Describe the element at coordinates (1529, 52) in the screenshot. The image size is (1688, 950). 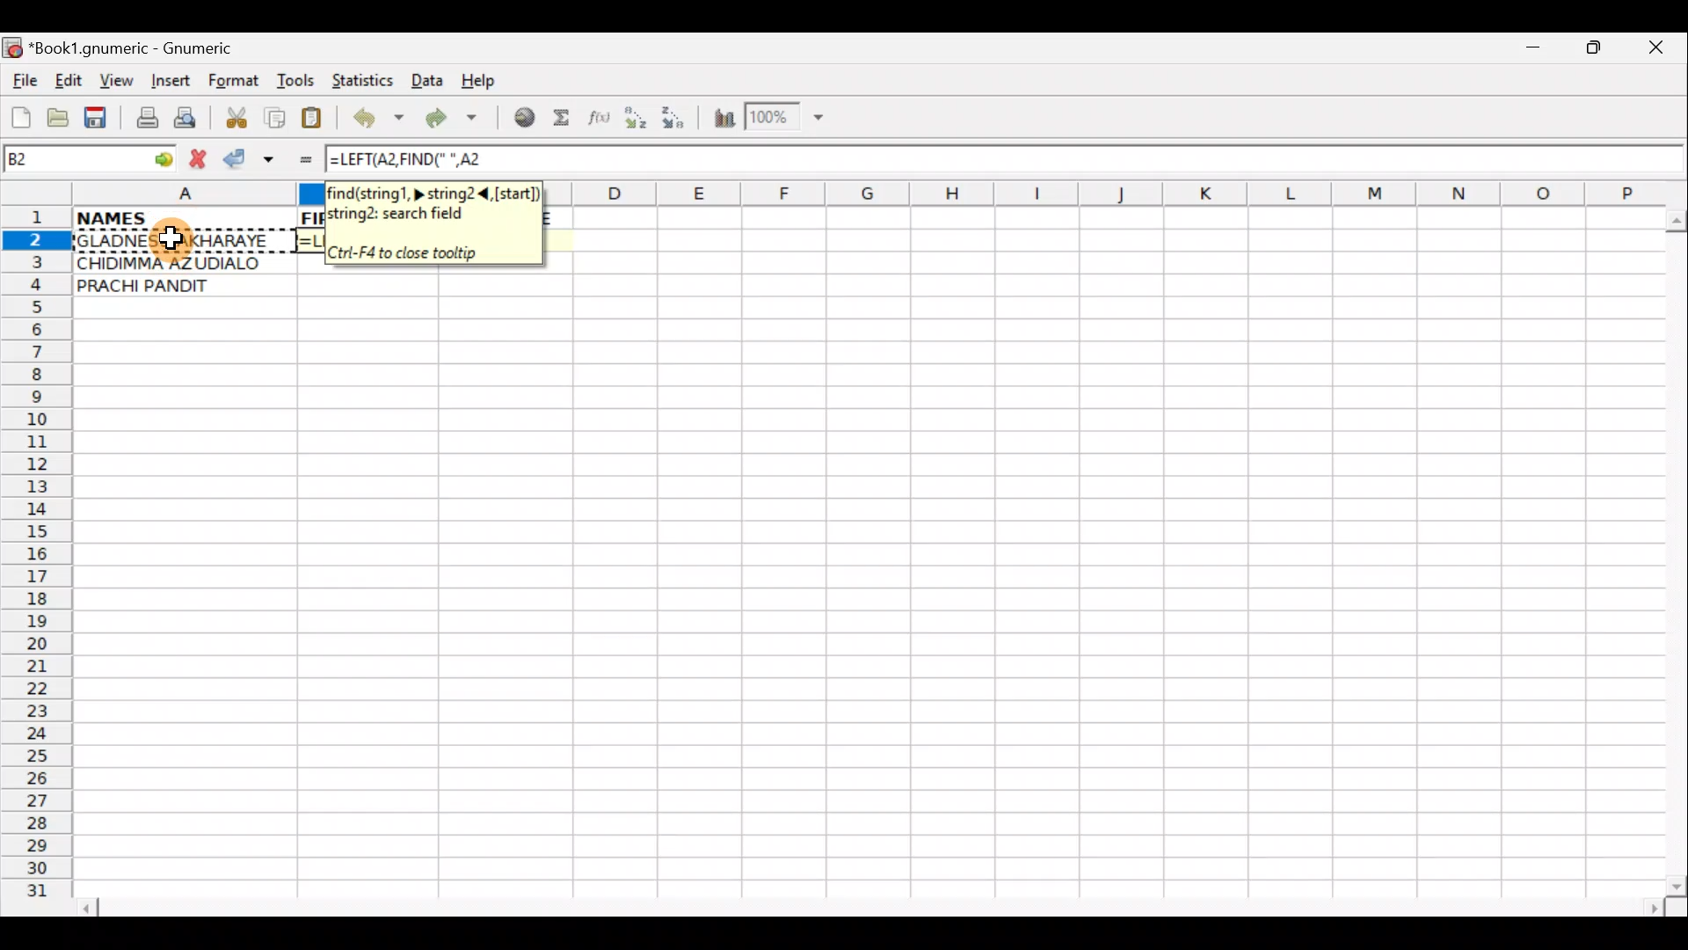
I see `Minimize` at that location.